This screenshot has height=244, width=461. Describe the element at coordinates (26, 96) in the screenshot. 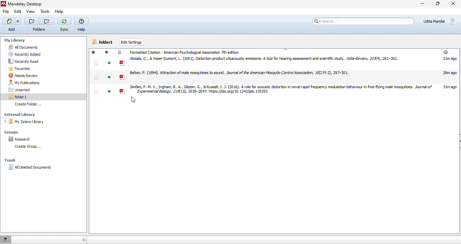

I see `folder1` at that location.